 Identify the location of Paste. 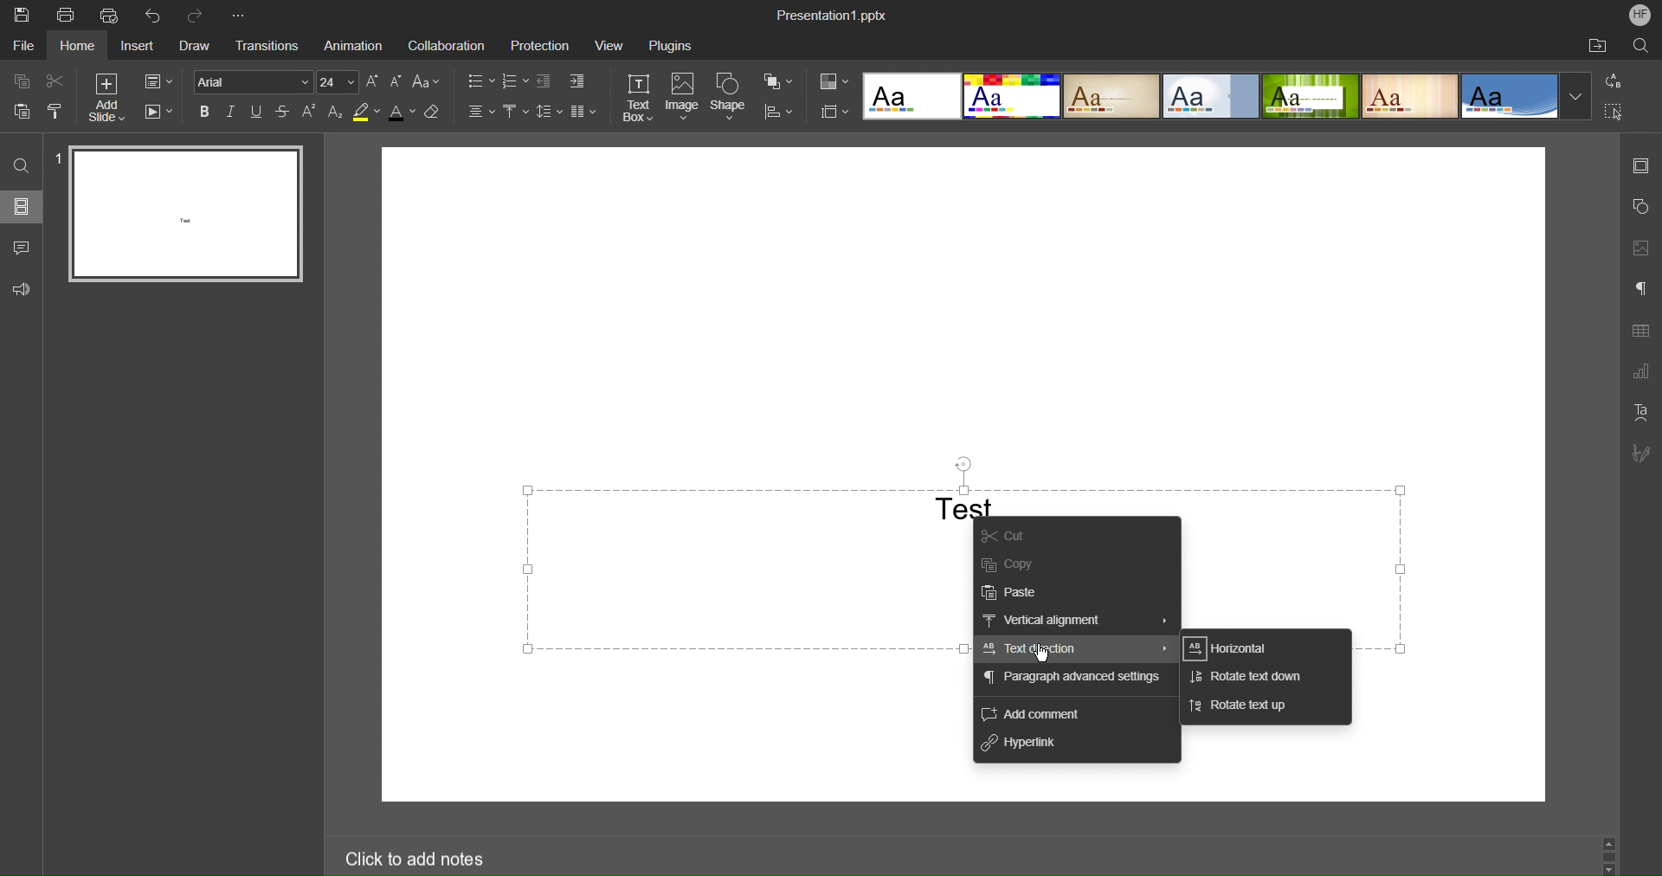
(1019, 589).